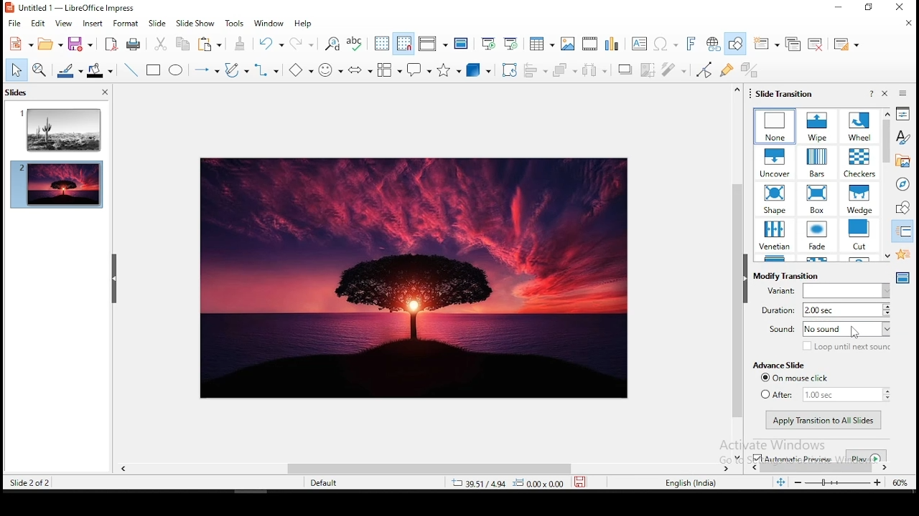  Describe the element at coordinates (785, 94) in the screenshot. I see `slide transition` at that location.